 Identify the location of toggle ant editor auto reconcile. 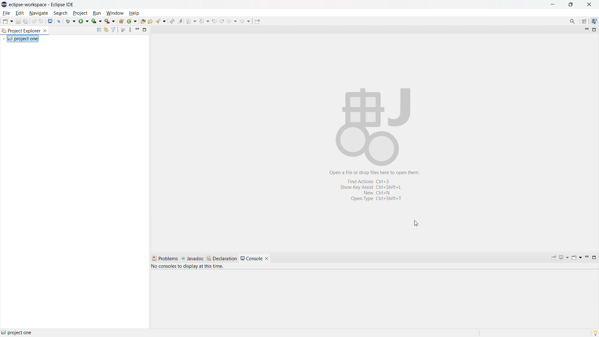
(172, 21).